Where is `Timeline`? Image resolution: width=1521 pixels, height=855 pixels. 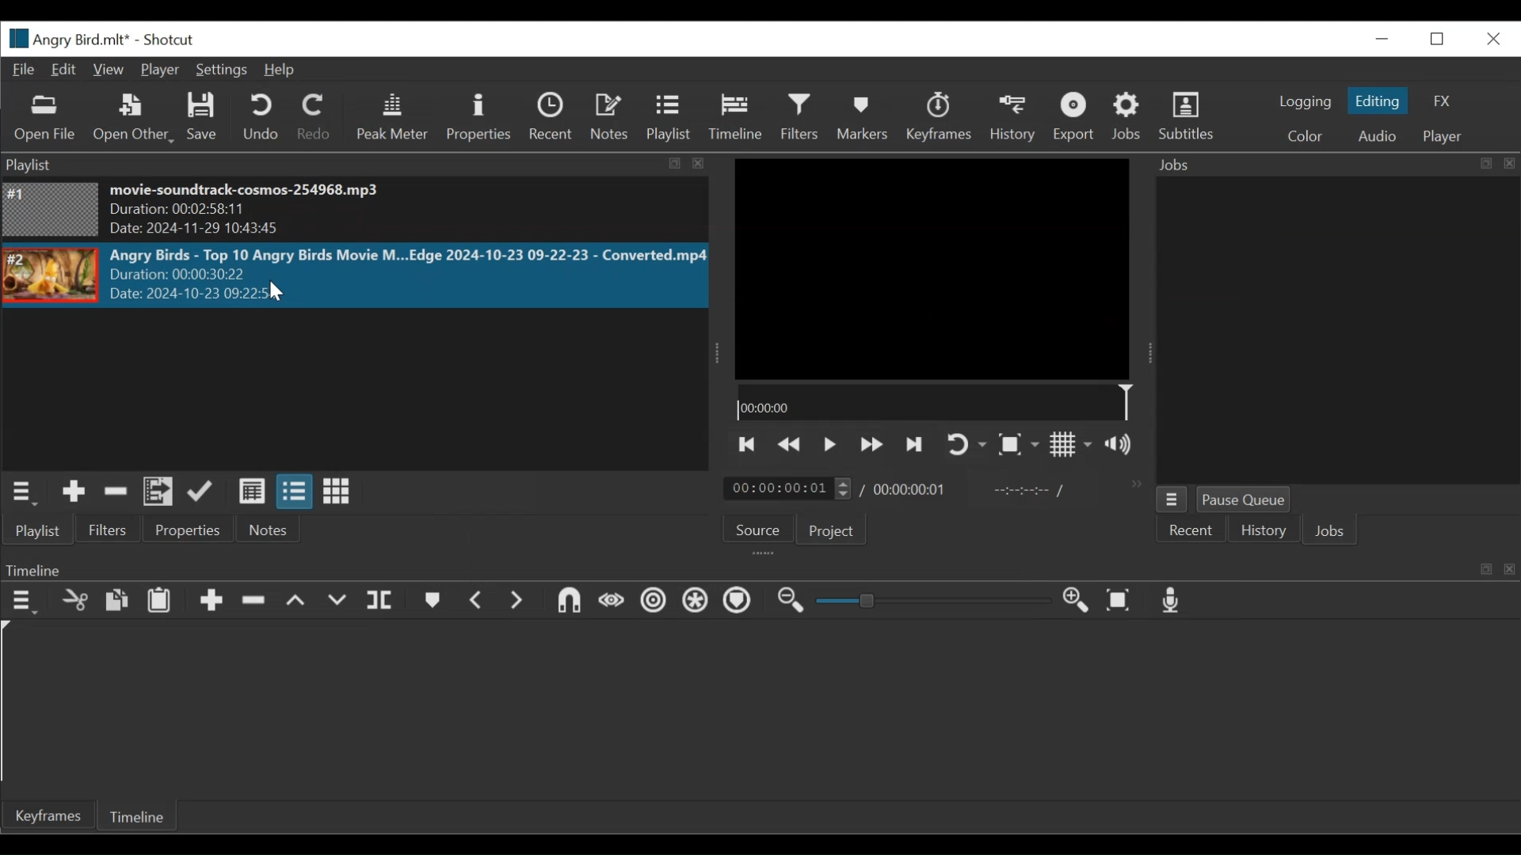
Timeline is located at coordinates (734, 117).